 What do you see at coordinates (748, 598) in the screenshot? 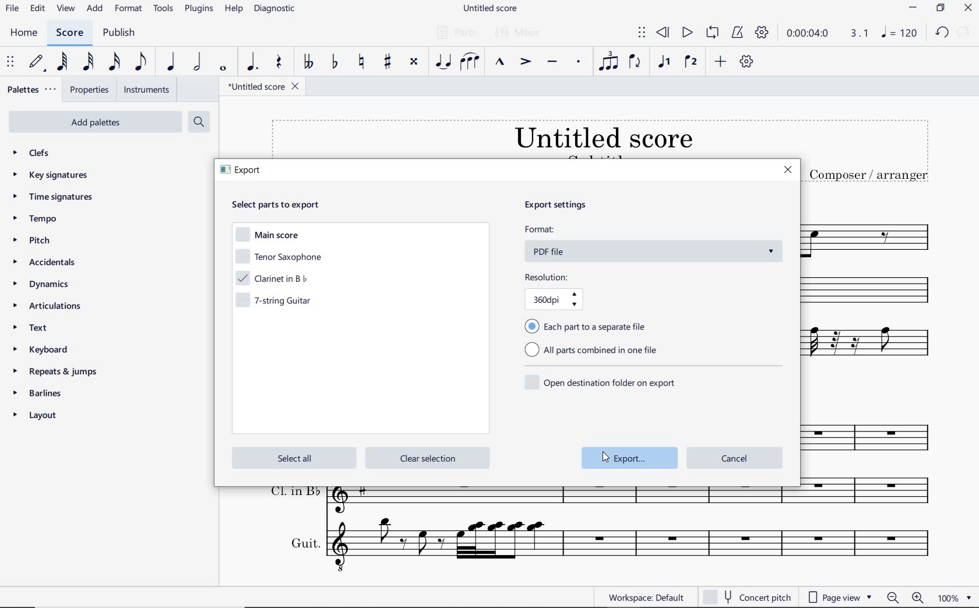
I see `concert pitch` at bounding box center [748, 598].